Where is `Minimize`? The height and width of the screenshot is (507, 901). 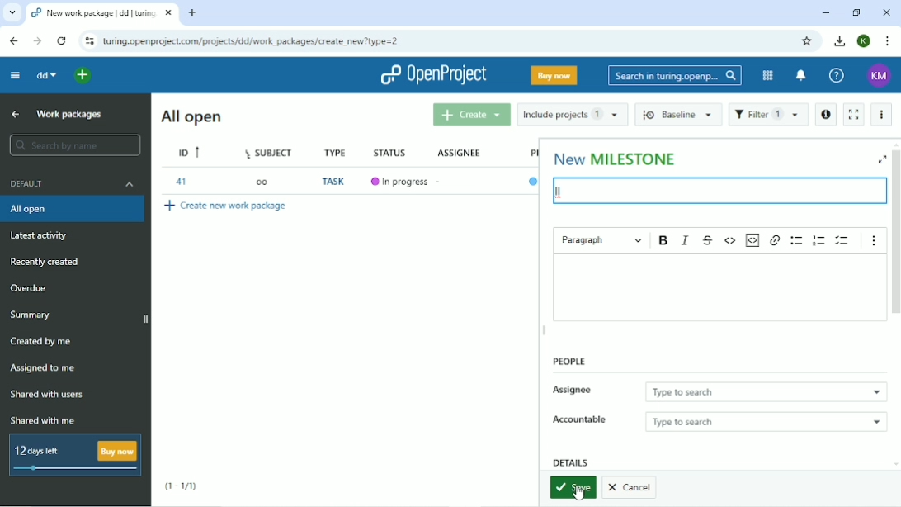
Minimize is located at coordinates (825, 14).